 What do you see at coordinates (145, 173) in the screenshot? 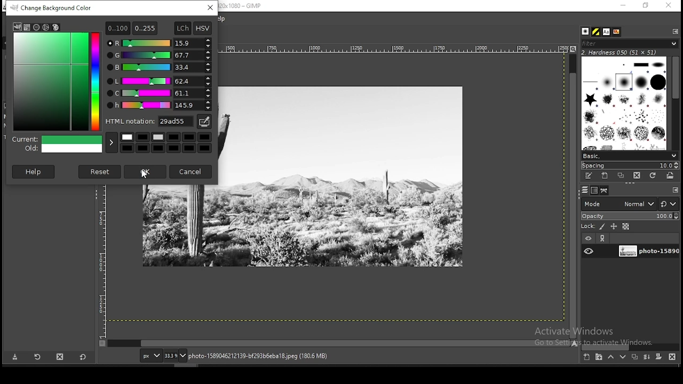
I see `ok` at bounding box center [145, 173].